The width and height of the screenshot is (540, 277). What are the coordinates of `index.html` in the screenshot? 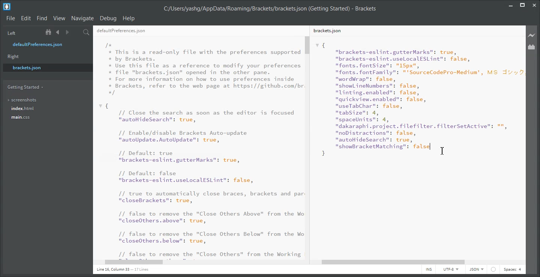 It's located at (23, 109).